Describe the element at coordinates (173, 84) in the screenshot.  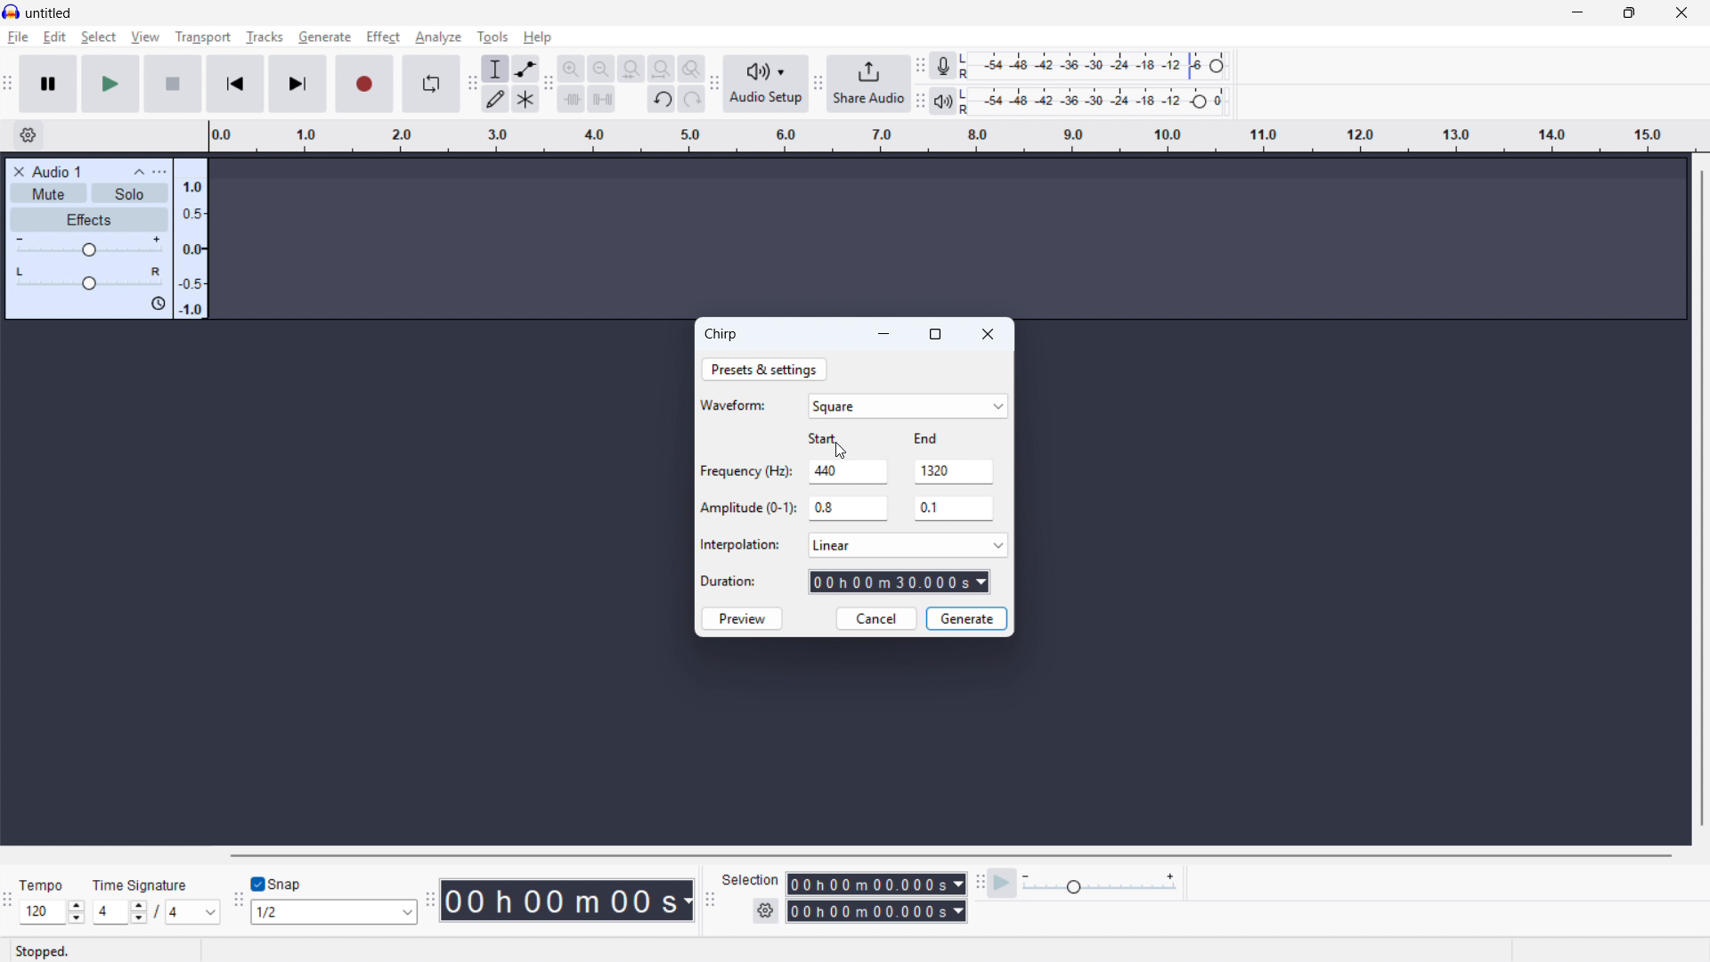
I see `stop ` at that location.